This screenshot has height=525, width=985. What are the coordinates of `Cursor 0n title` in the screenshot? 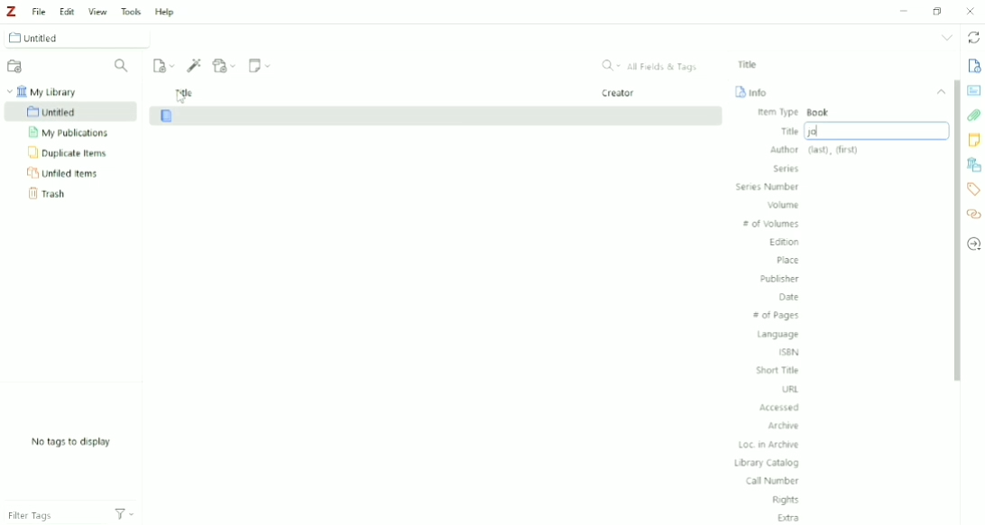 It's located at (182, 99).